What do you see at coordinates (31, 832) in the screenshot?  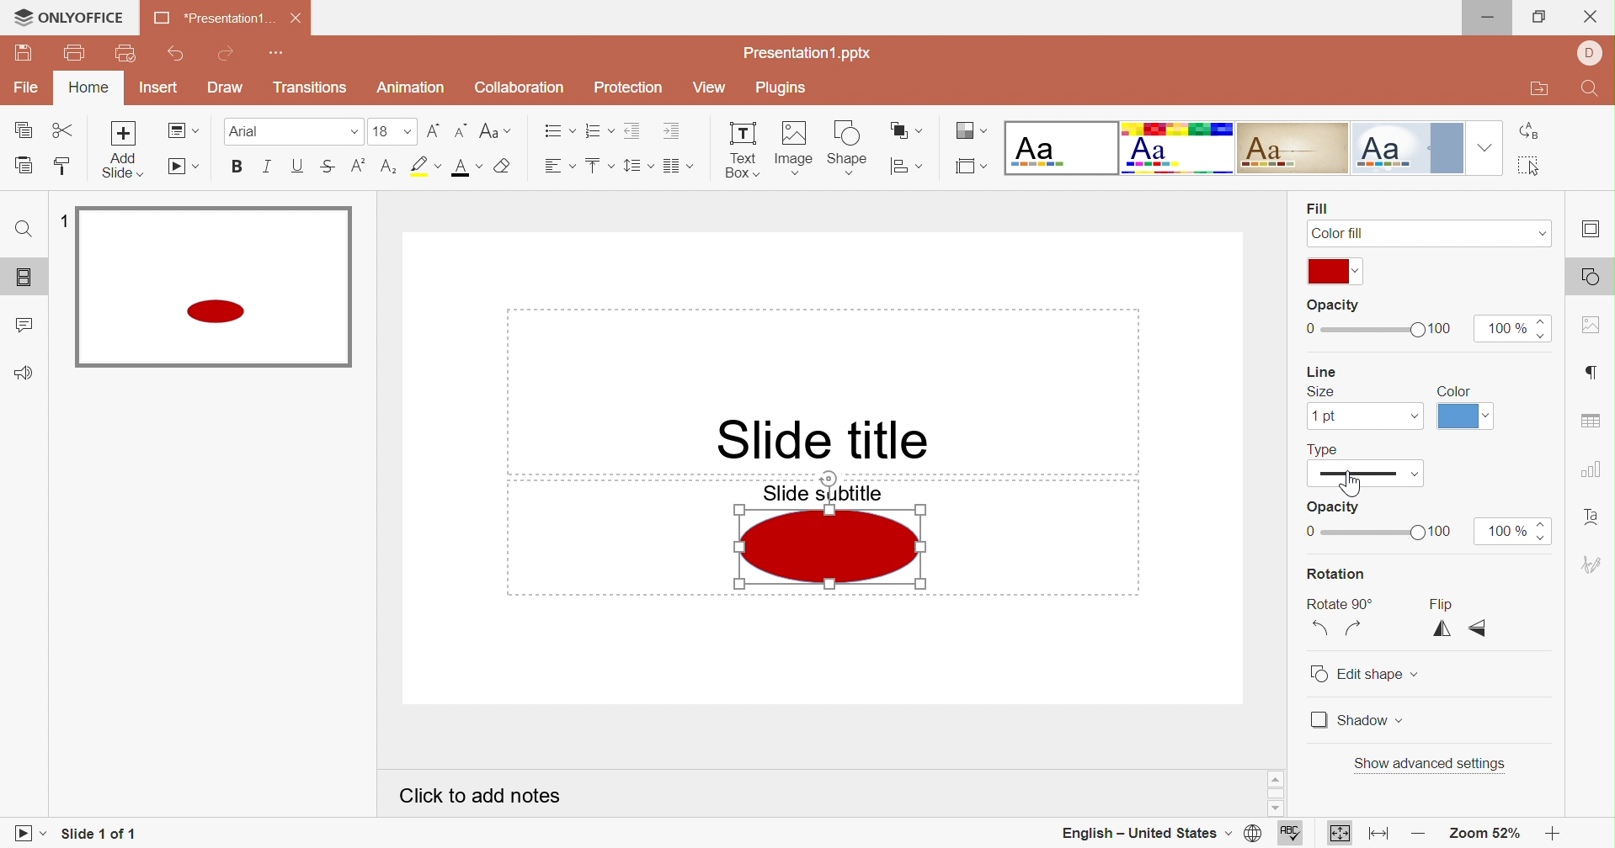 I see `Start slideshow` at bounding box center [31, 832].